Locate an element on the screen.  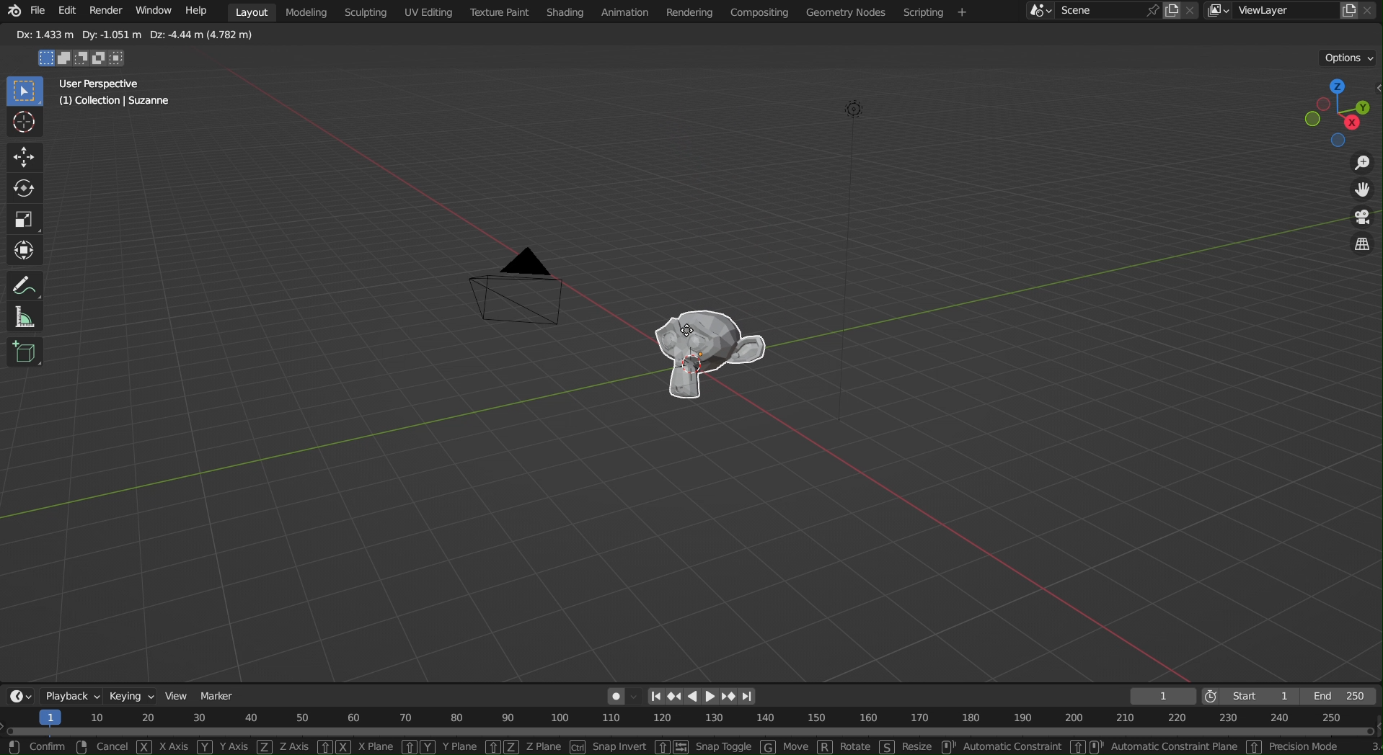
Sculpting is located at coordinates (362, 14).